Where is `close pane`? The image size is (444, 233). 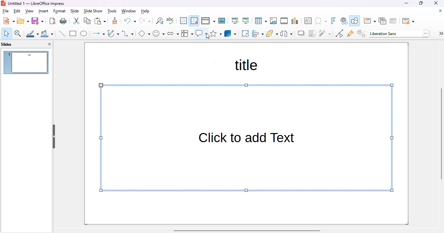 close pane is located at coordinates (50, 44).